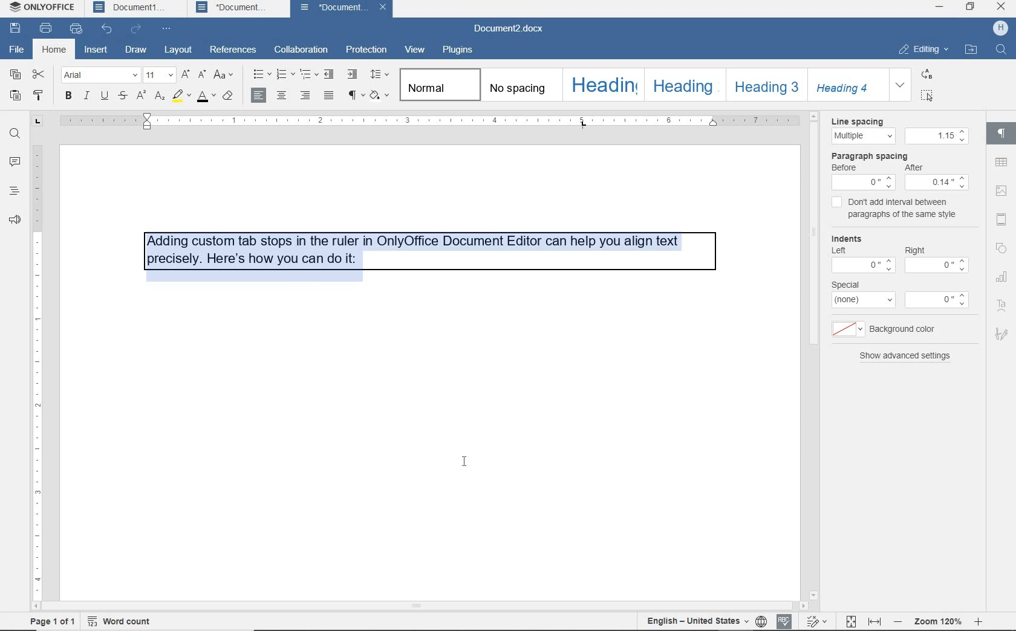  Describe the element at coordinates (233, 50) in the screenshot. I see `references` at that location.